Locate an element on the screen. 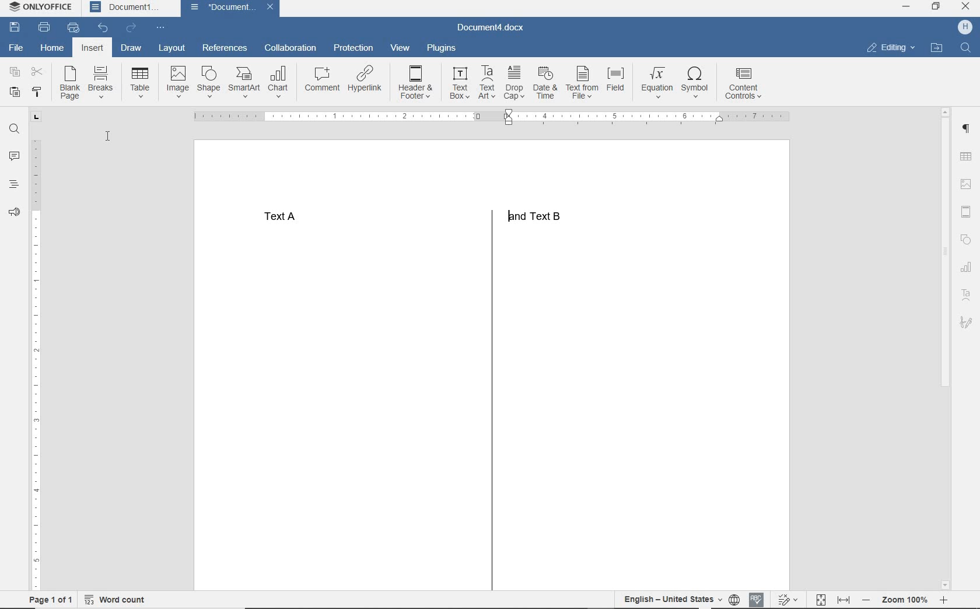  REFERENCES is located at coordinates (225, 49).